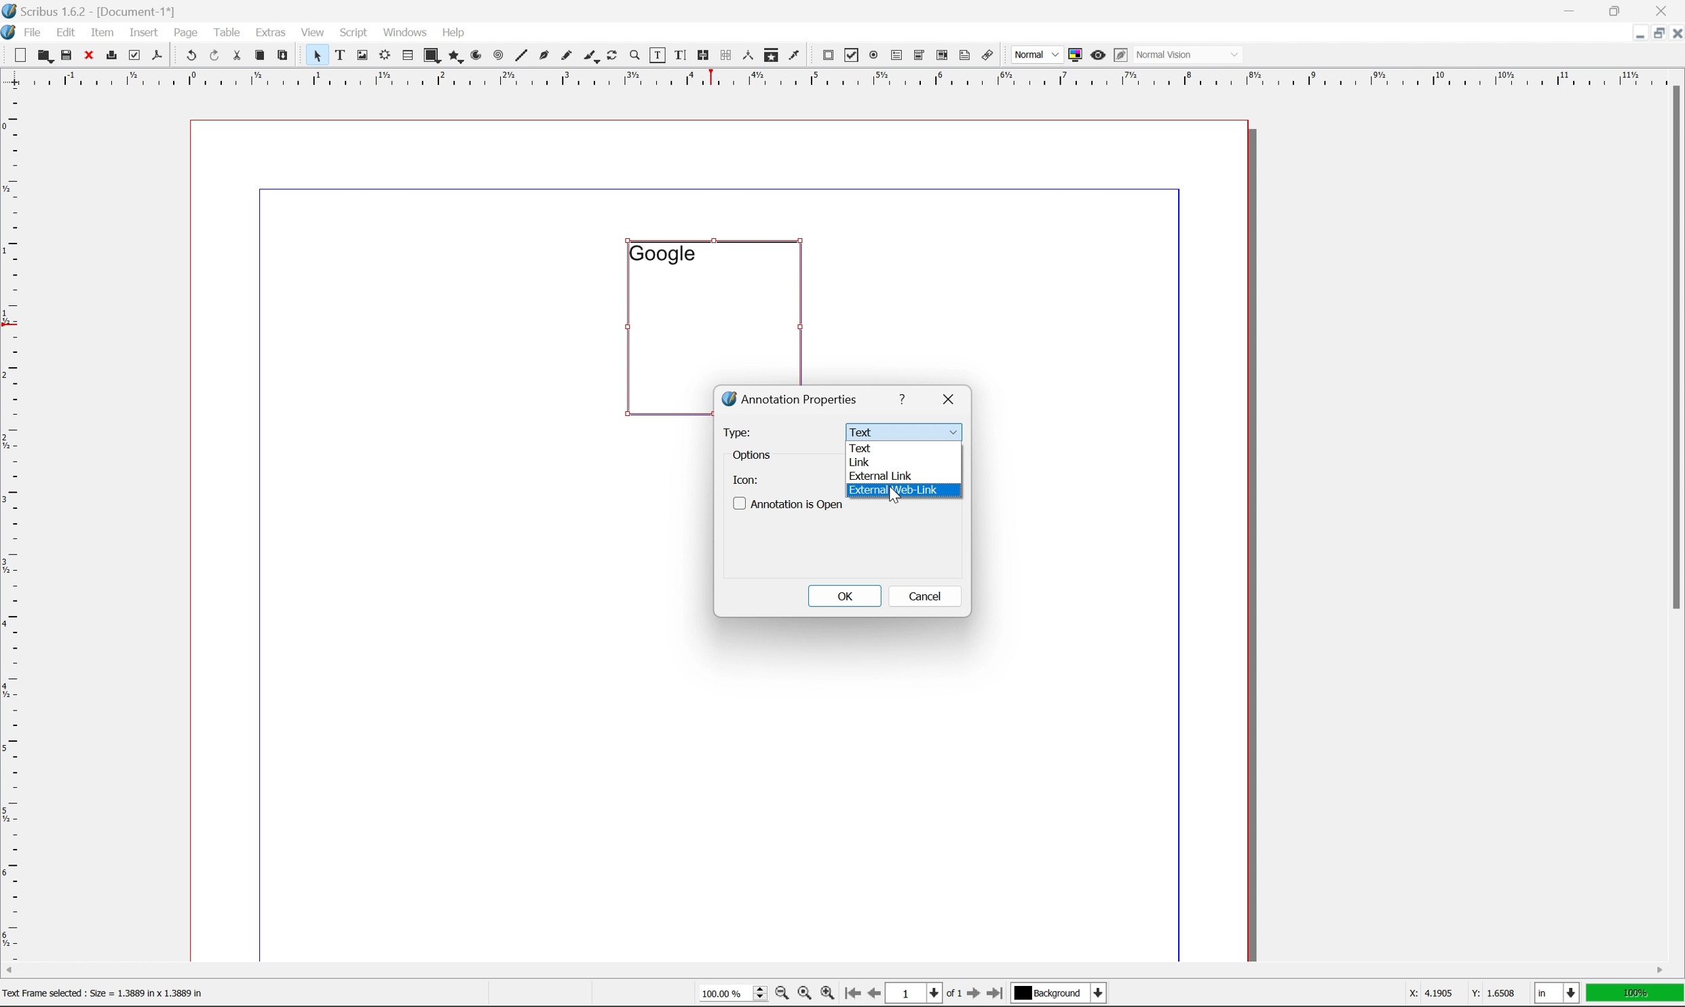  What do you see at coordinates (970, 995) in the screenshot?
I see `go to next page` at bounding box center [970, 995].